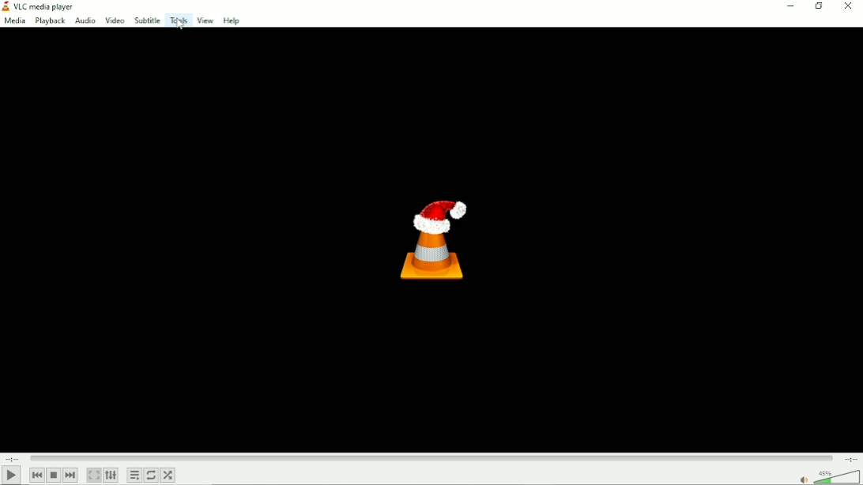  I want to click on Toggle between loop all, loop one and no loop, so click(151, 475).